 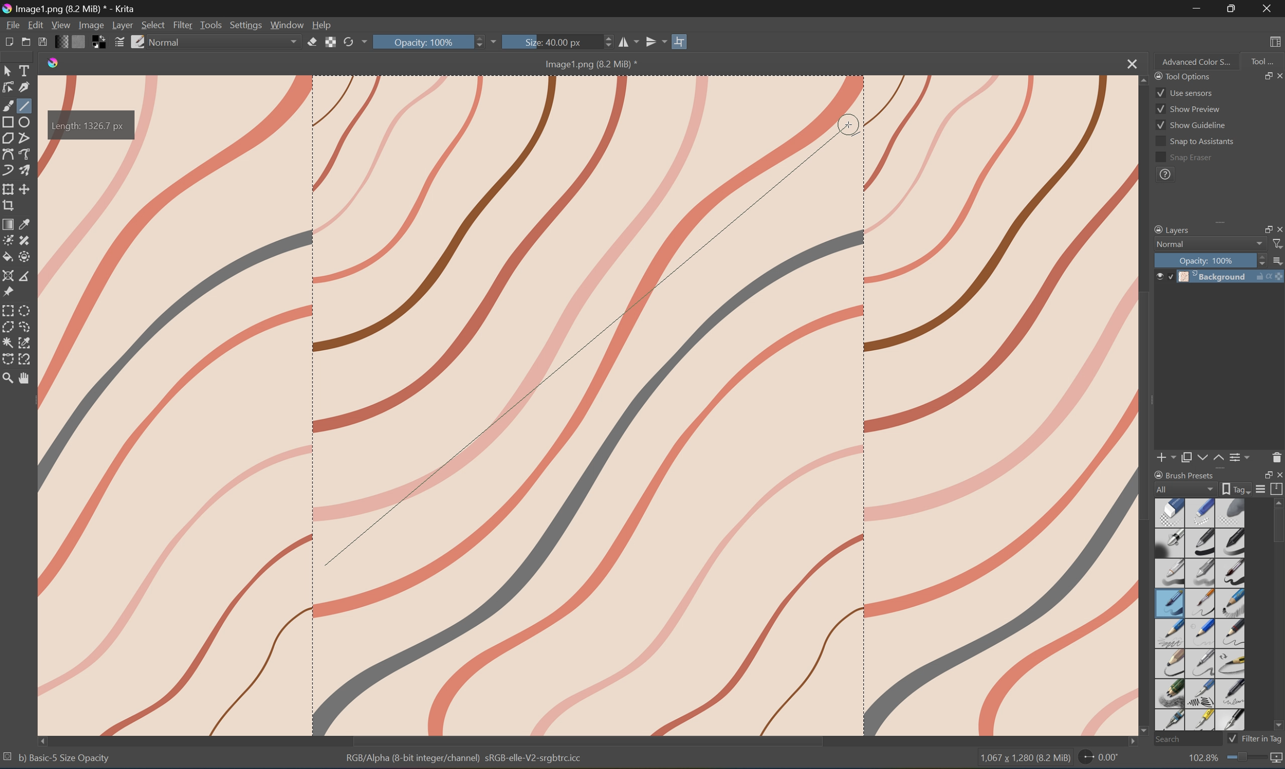 What do you see at coordinates (289, 25) in the screenshot?
I see `Window` at bounding box center [289, 25].